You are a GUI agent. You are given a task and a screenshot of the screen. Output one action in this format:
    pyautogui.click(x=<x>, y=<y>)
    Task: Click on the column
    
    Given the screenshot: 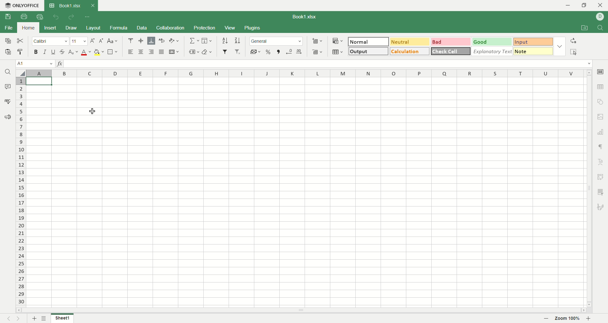 What is the action you would take?
    pyautogui.click(x=305, y=73)
    